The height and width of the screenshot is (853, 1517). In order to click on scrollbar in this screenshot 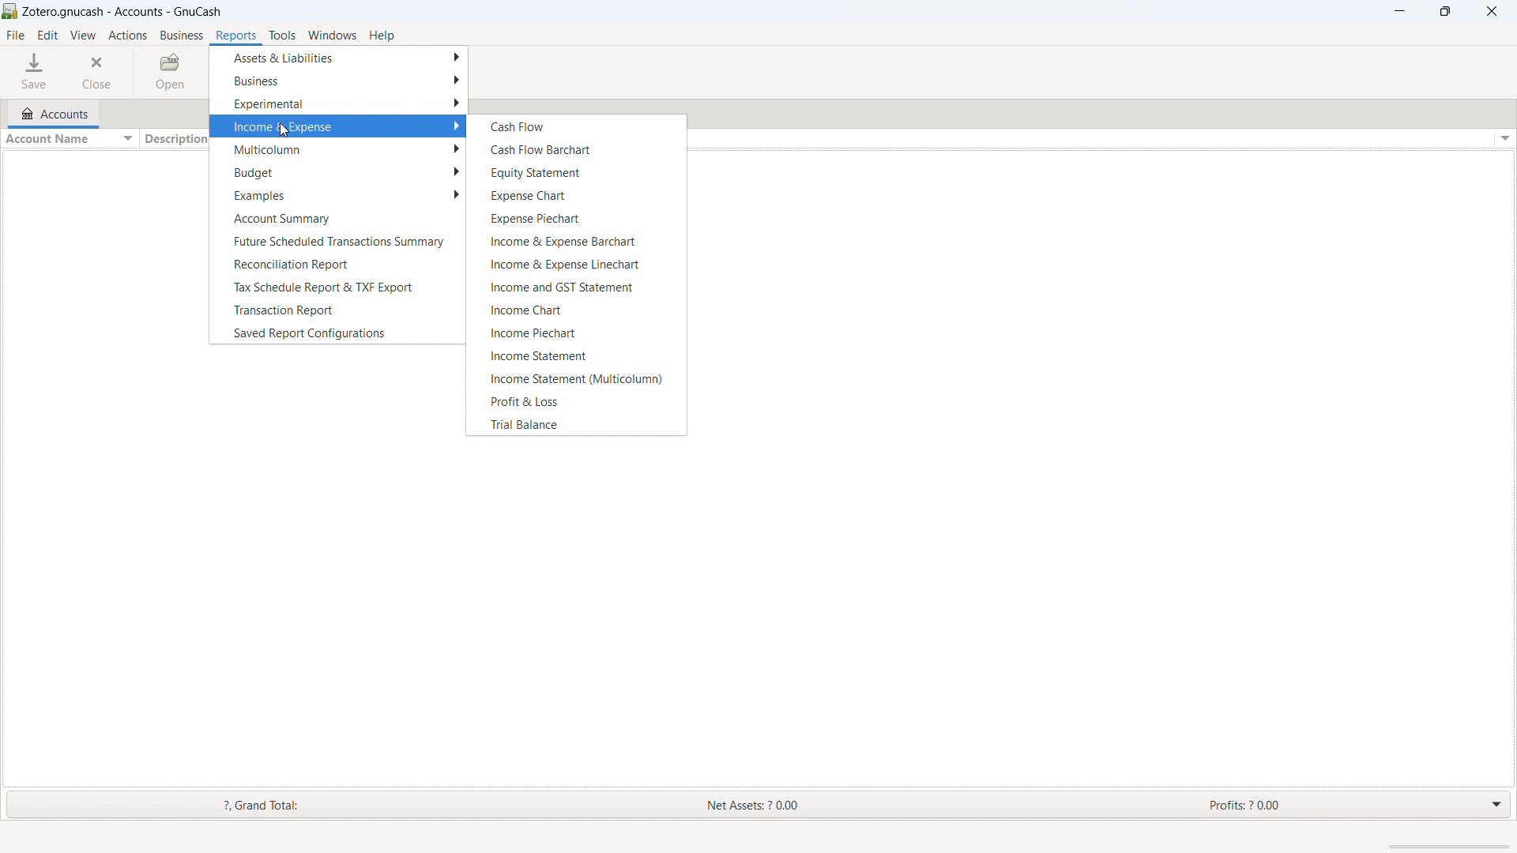, I will do `click(1447, 845)`.